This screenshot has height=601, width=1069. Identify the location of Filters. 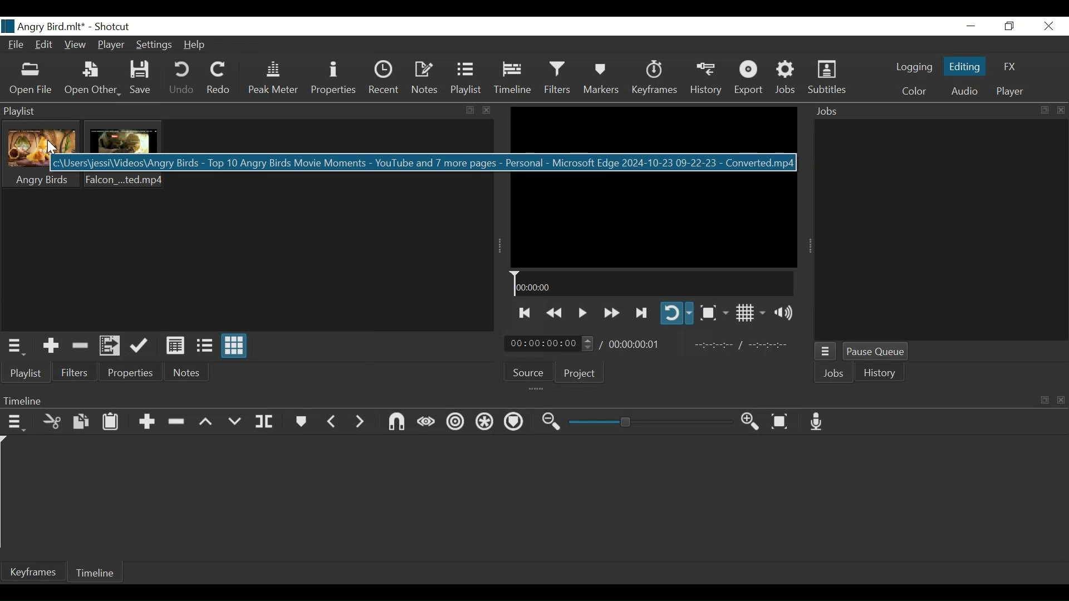
(556, 79).